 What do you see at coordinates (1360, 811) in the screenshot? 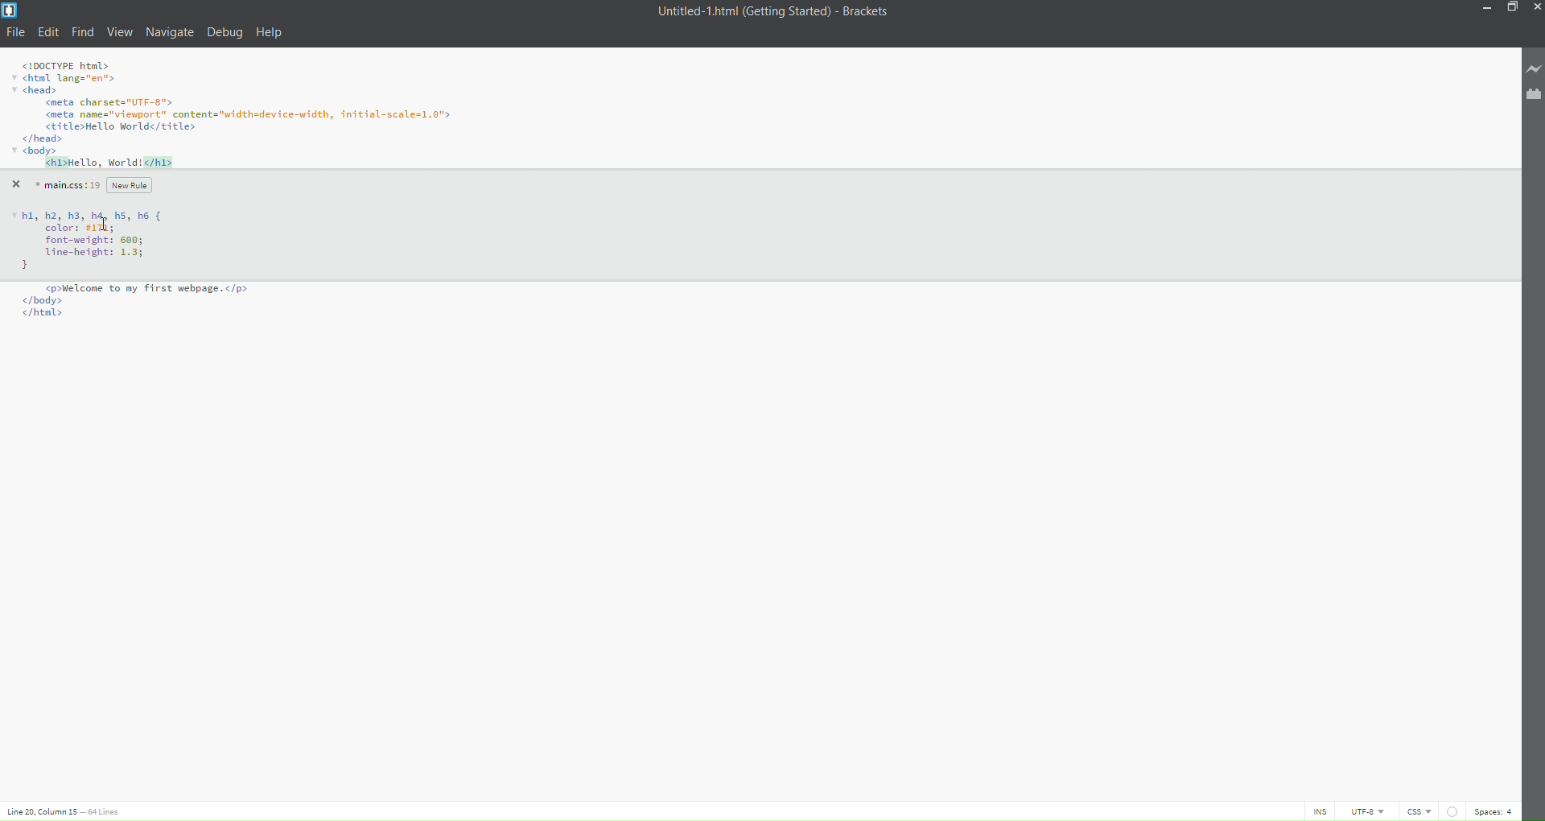
I see `utf-8` at bounding box center [1360, 811].